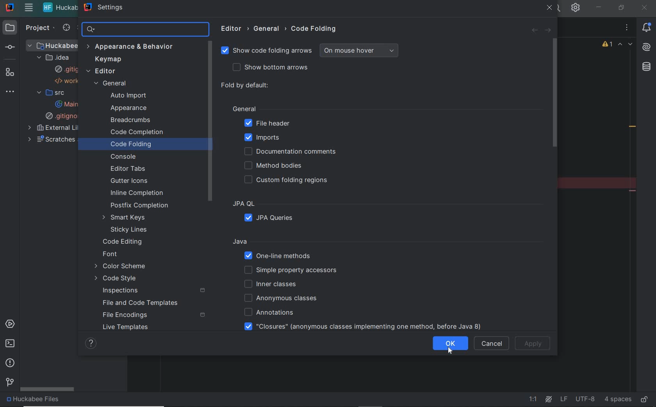 The height and width of the screenshot is (407, 656). I want to click on imports, so click(265, 139).